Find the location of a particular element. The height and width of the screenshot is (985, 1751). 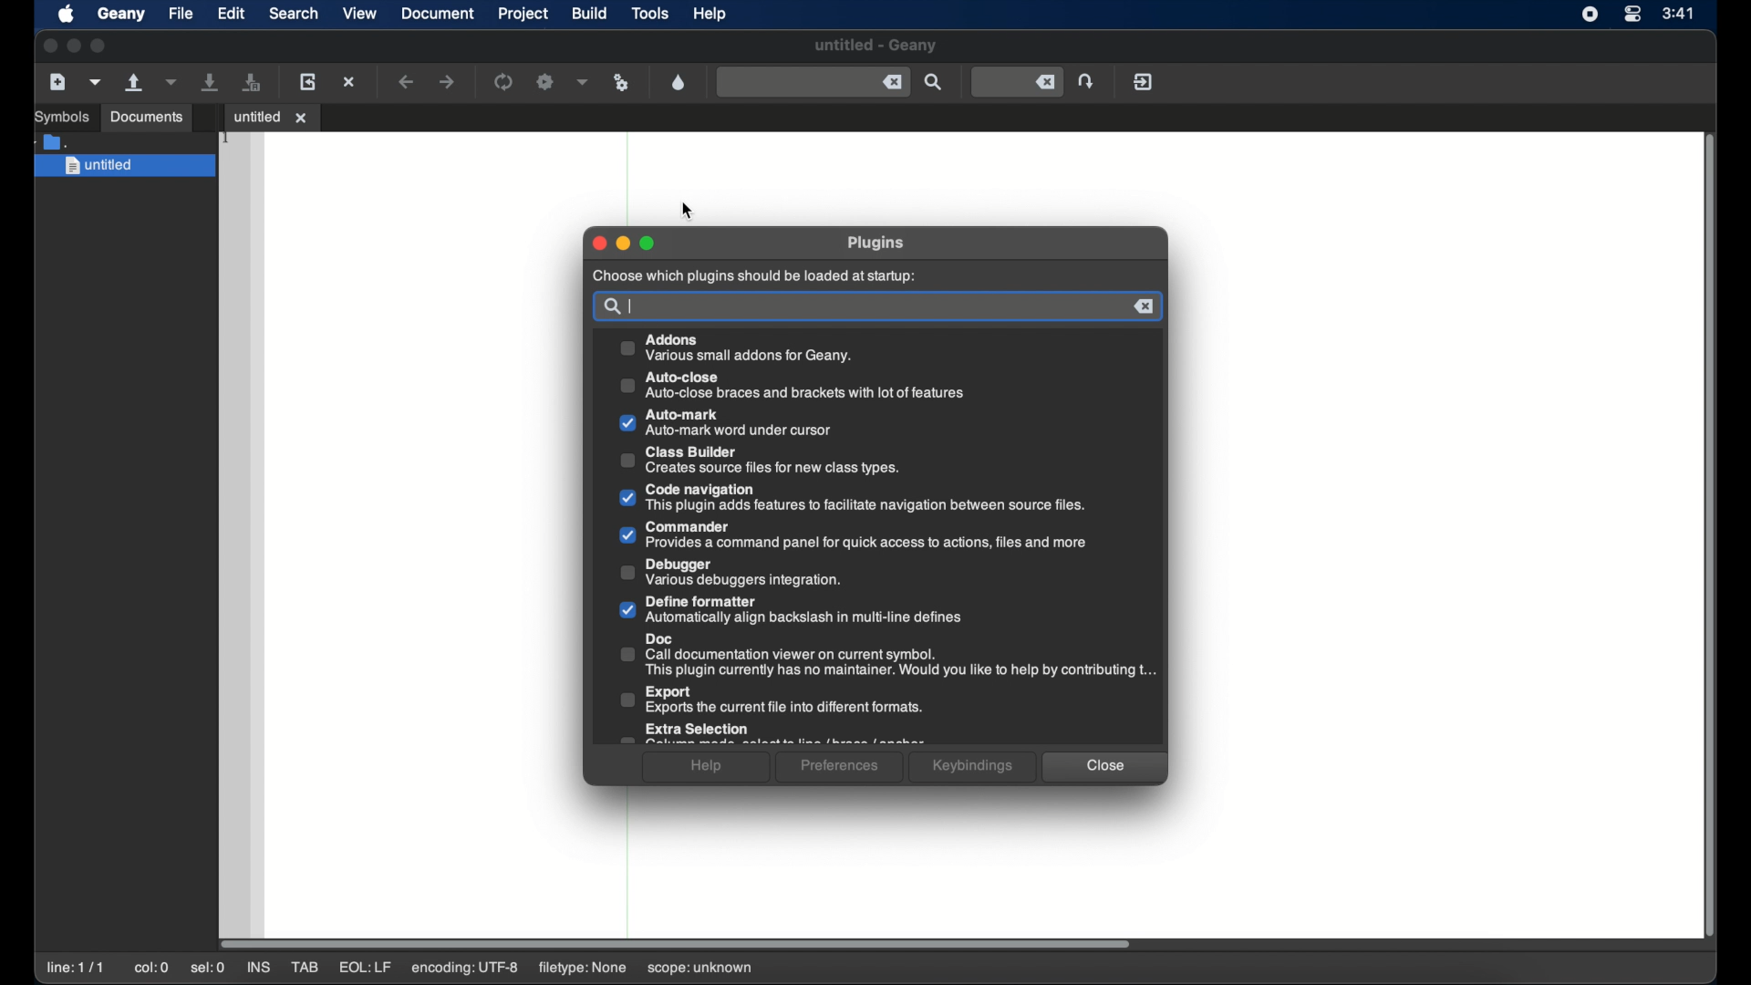

edit is located at coordinates (232, 15).